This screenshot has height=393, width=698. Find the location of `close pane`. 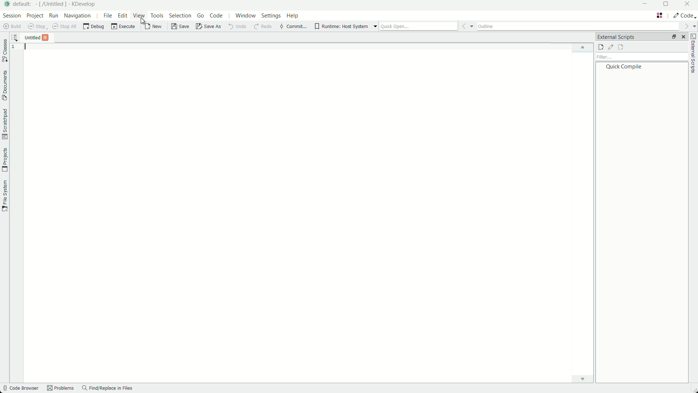

close pane is located at coordinates (683, 37).